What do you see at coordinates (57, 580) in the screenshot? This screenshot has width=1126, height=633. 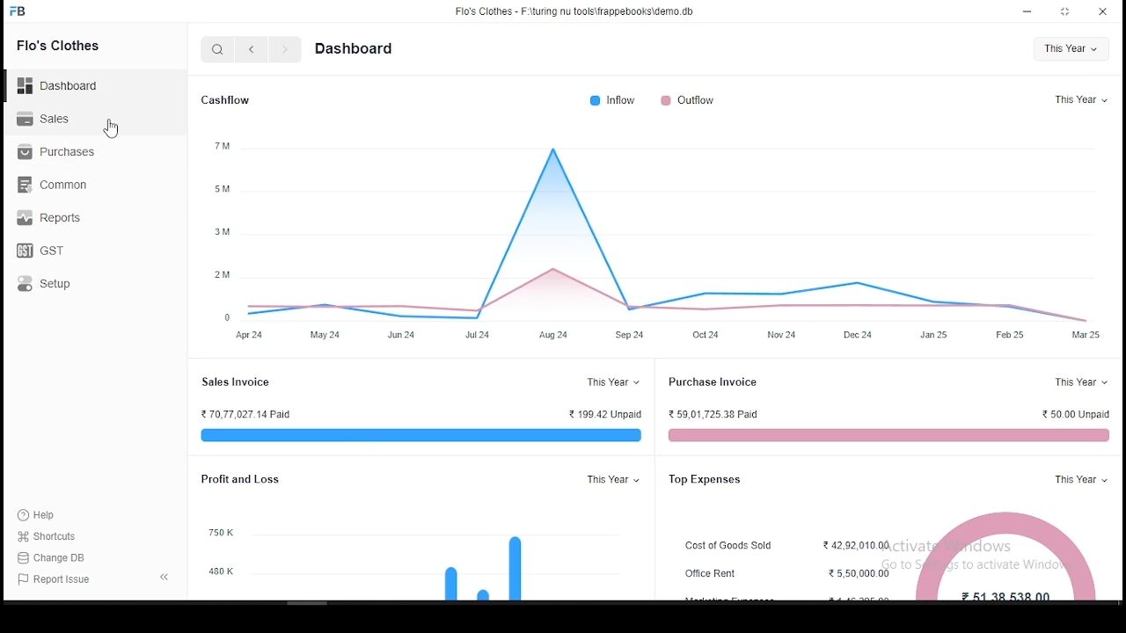 I see `report issues` at bounding box center [57, 580].